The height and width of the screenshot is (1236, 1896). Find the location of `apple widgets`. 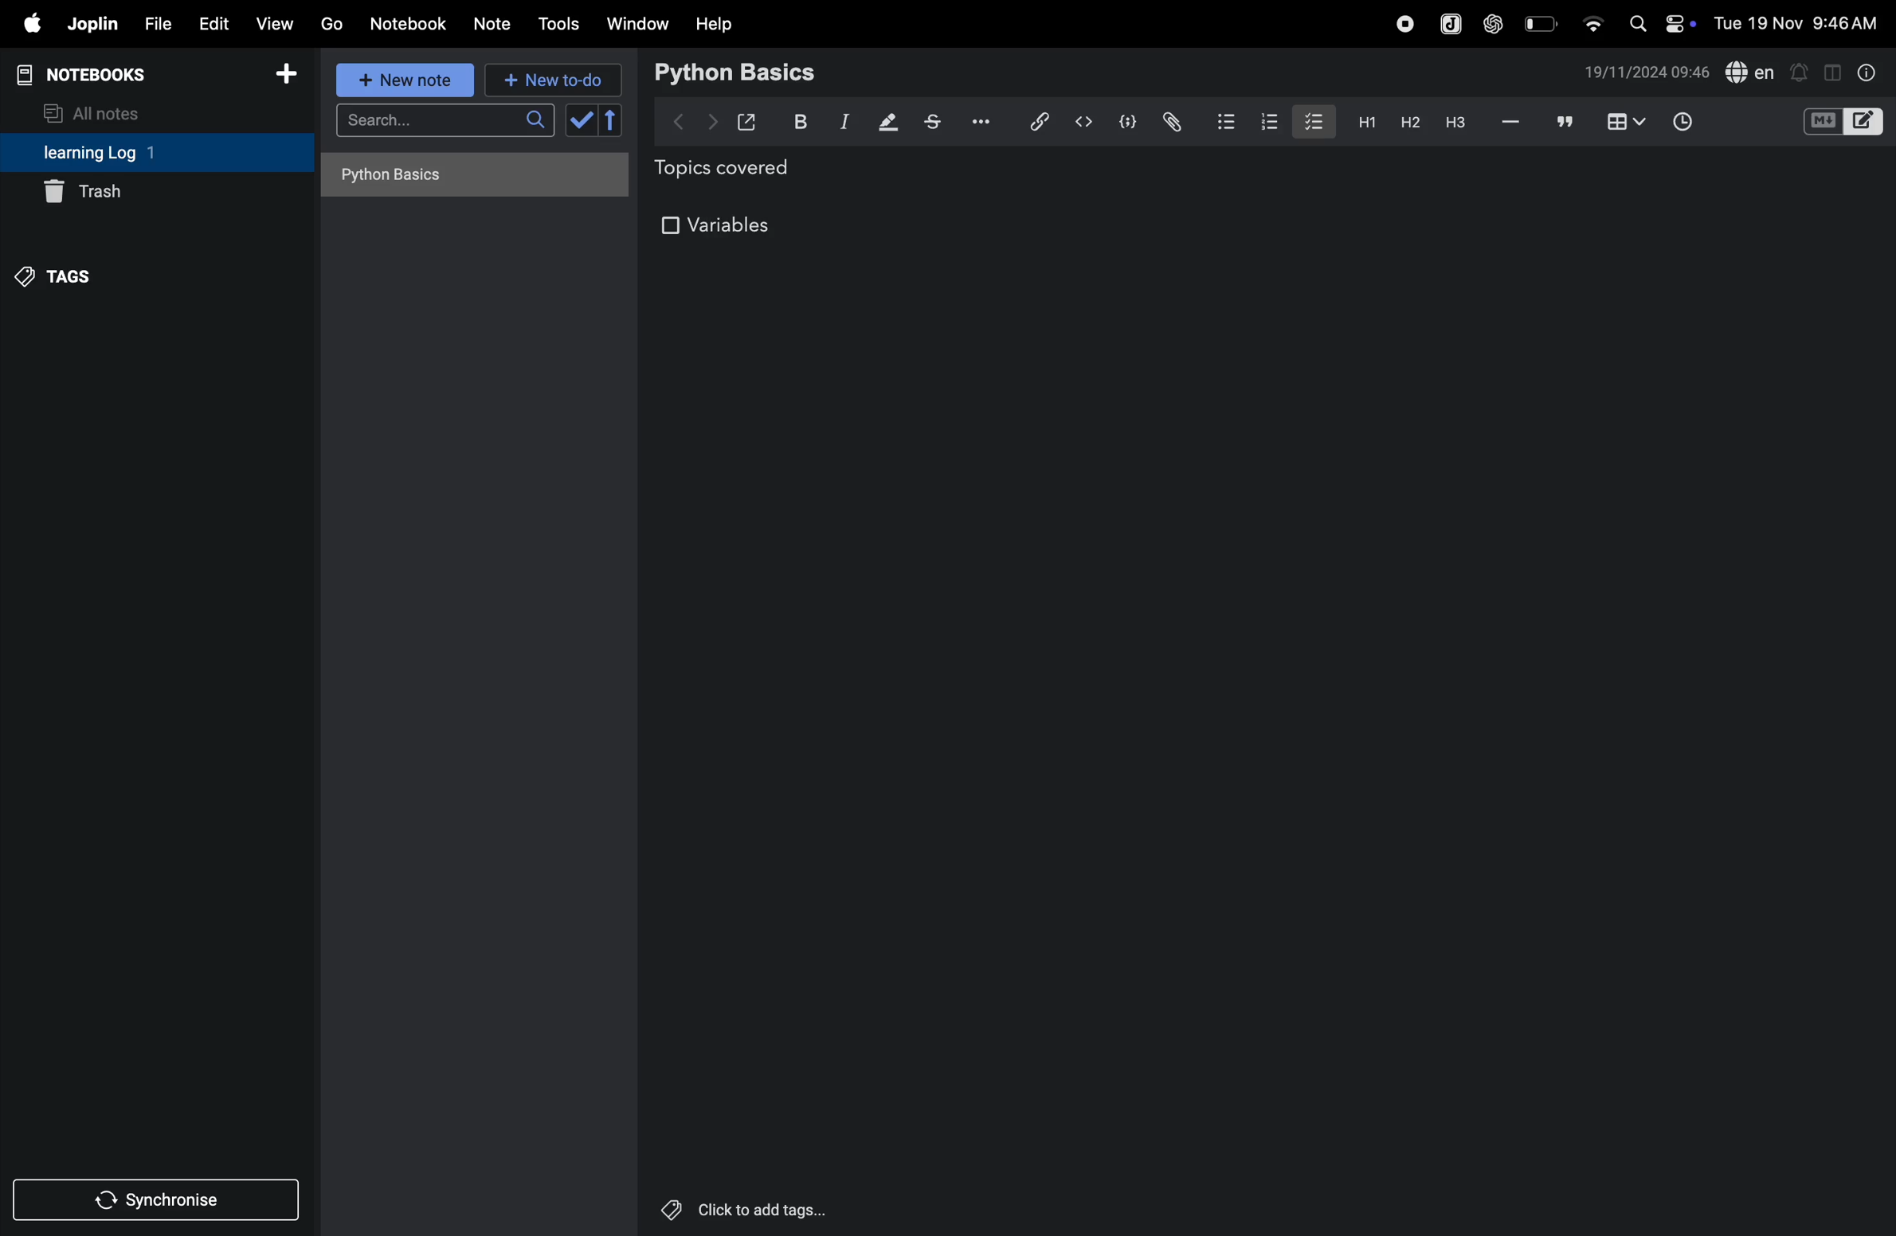

apple widgets is located at coordinates (1659, 22).